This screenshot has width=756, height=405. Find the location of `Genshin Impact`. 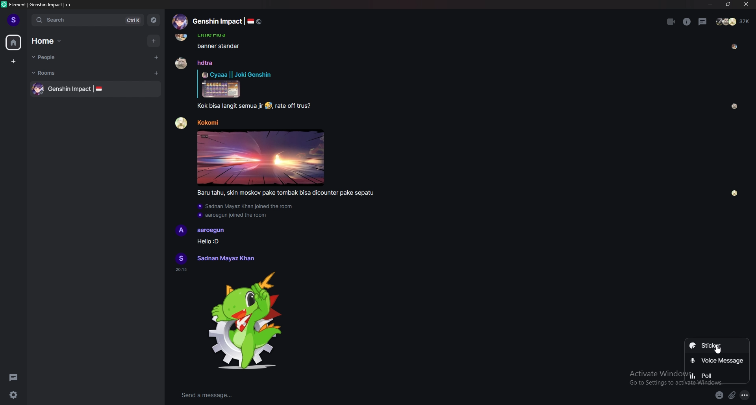

Genshin Impact is located at coordinates (217, 21).